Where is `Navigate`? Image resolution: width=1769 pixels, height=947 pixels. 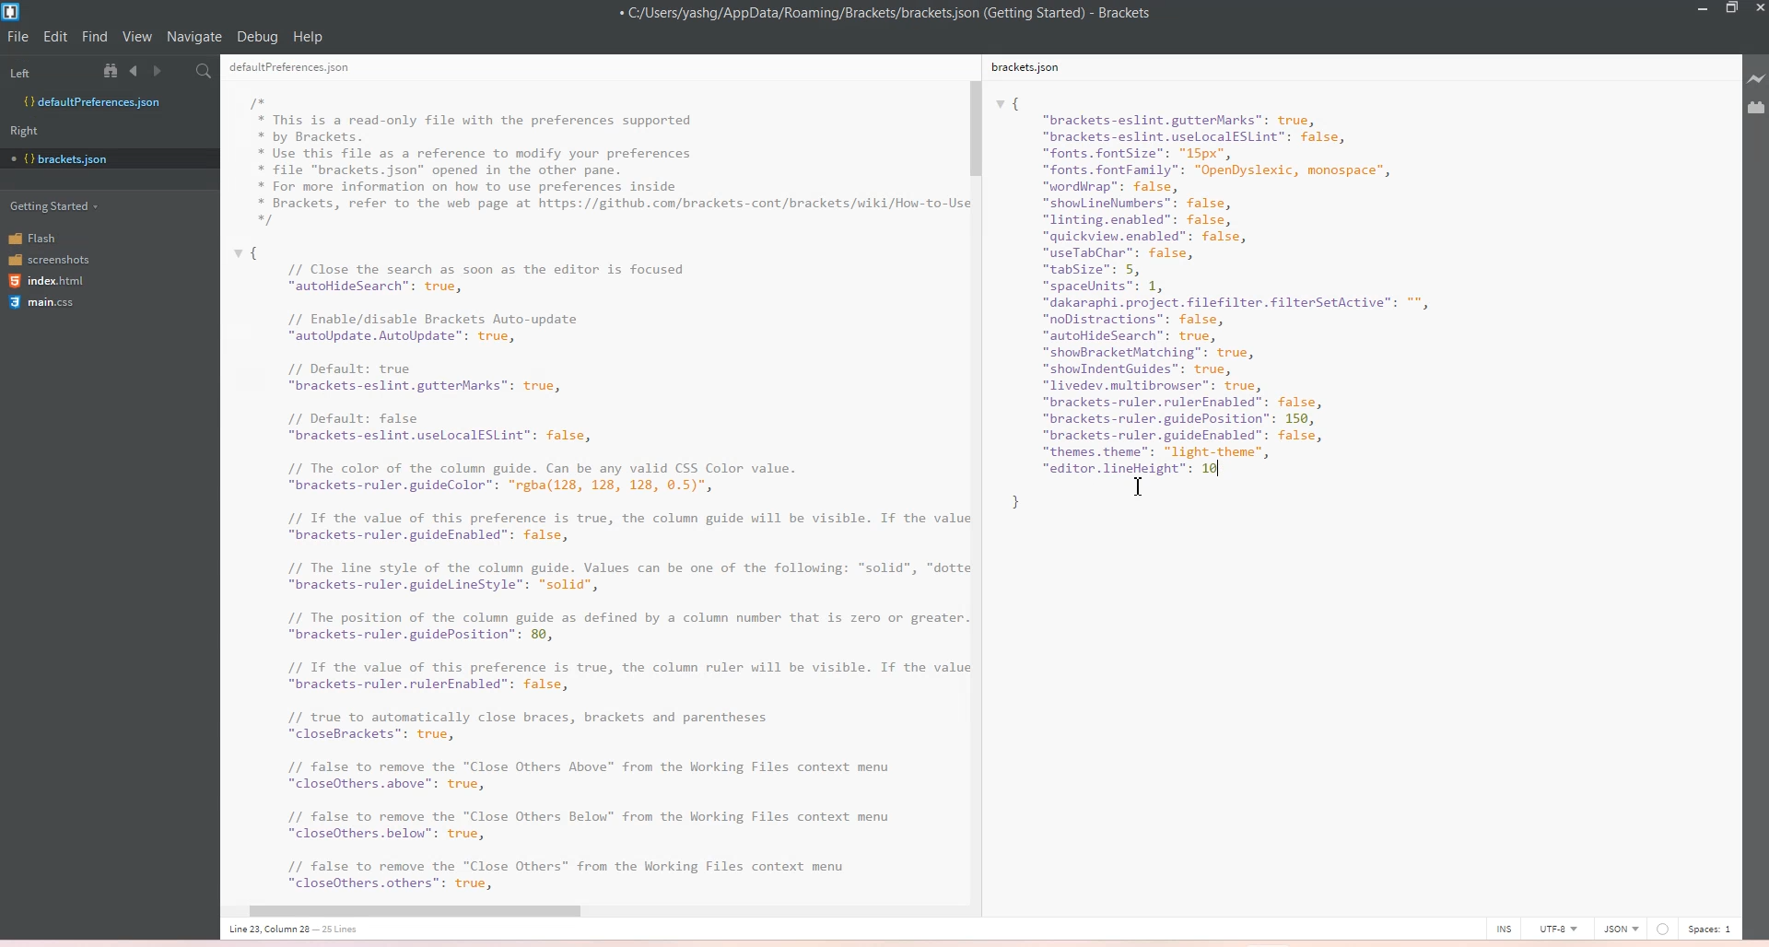 Navigate is located at coordinates (194, 37).